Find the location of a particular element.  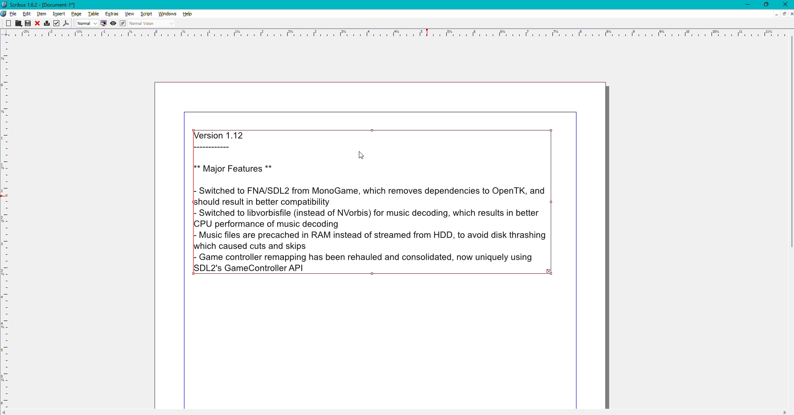

Restore is located at coordinates (765, 5).